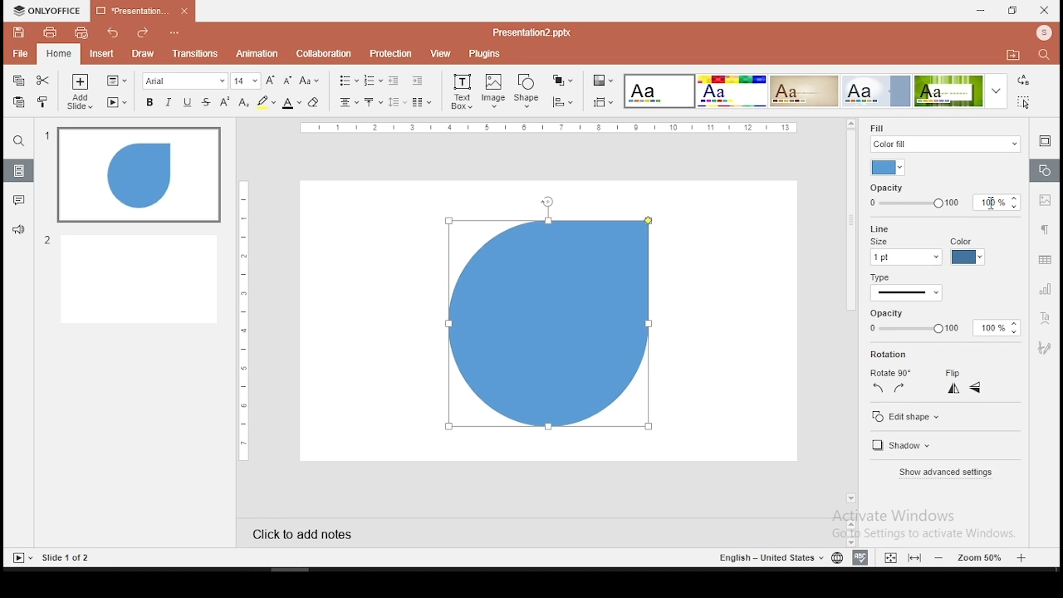  I want to click on type, so click(880, 279).